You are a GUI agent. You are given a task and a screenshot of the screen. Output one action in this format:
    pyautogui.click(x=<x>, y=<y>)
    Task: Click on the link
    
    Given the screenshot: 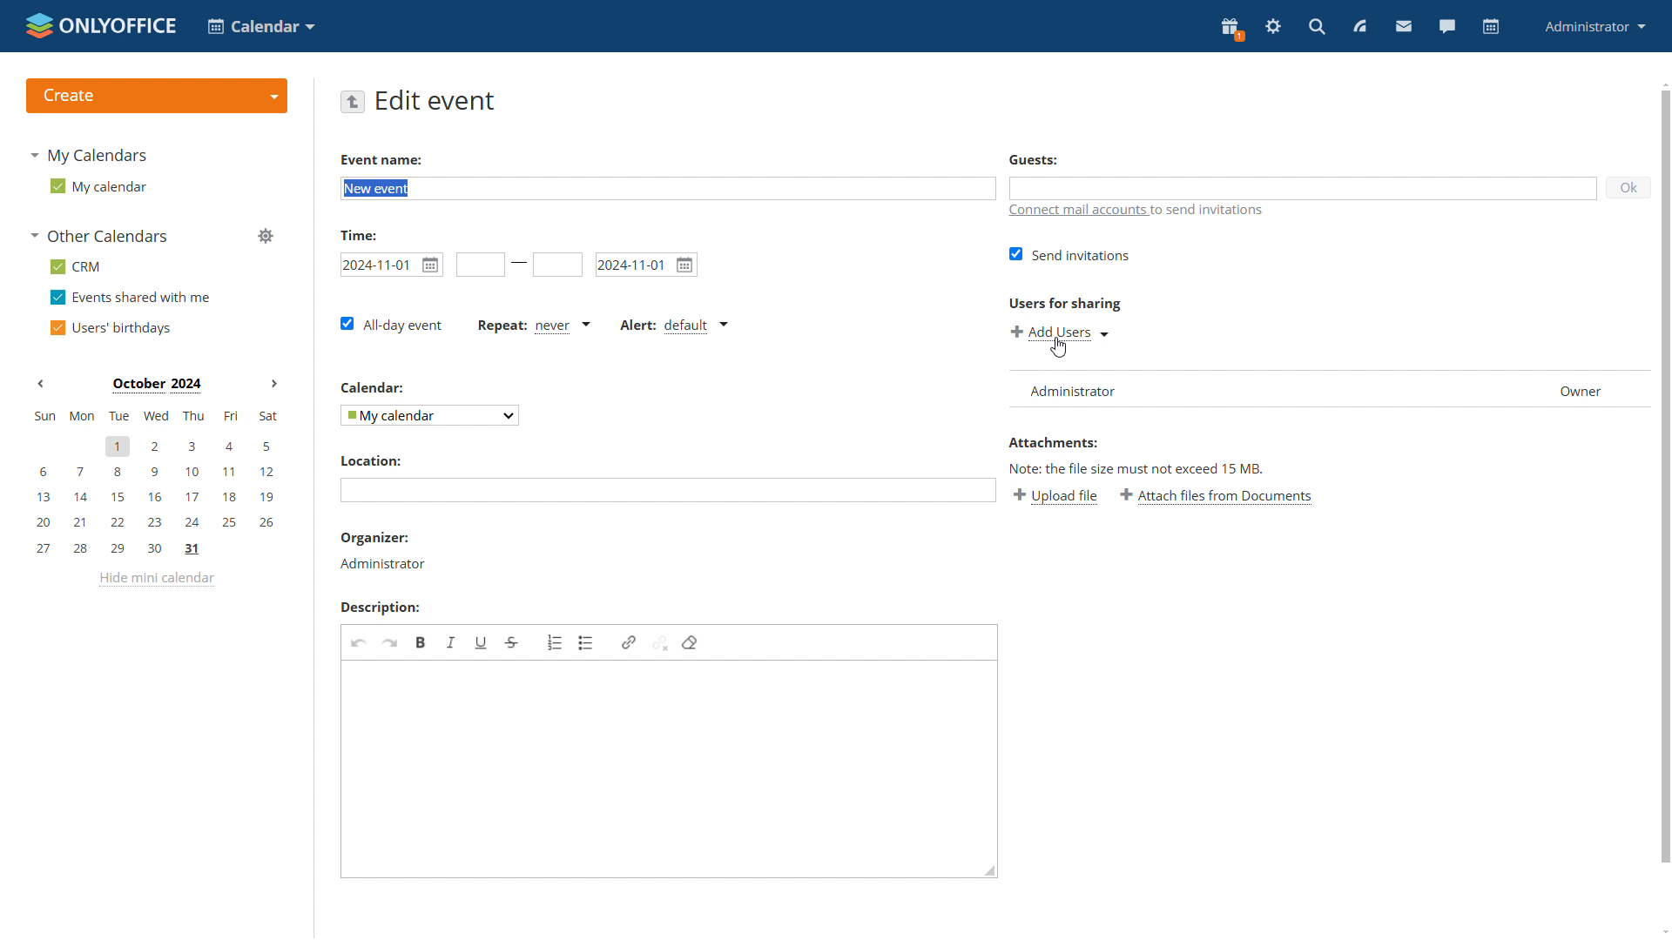 What is the action you would take?
    pyautogui.click(x=629, y=643)
    